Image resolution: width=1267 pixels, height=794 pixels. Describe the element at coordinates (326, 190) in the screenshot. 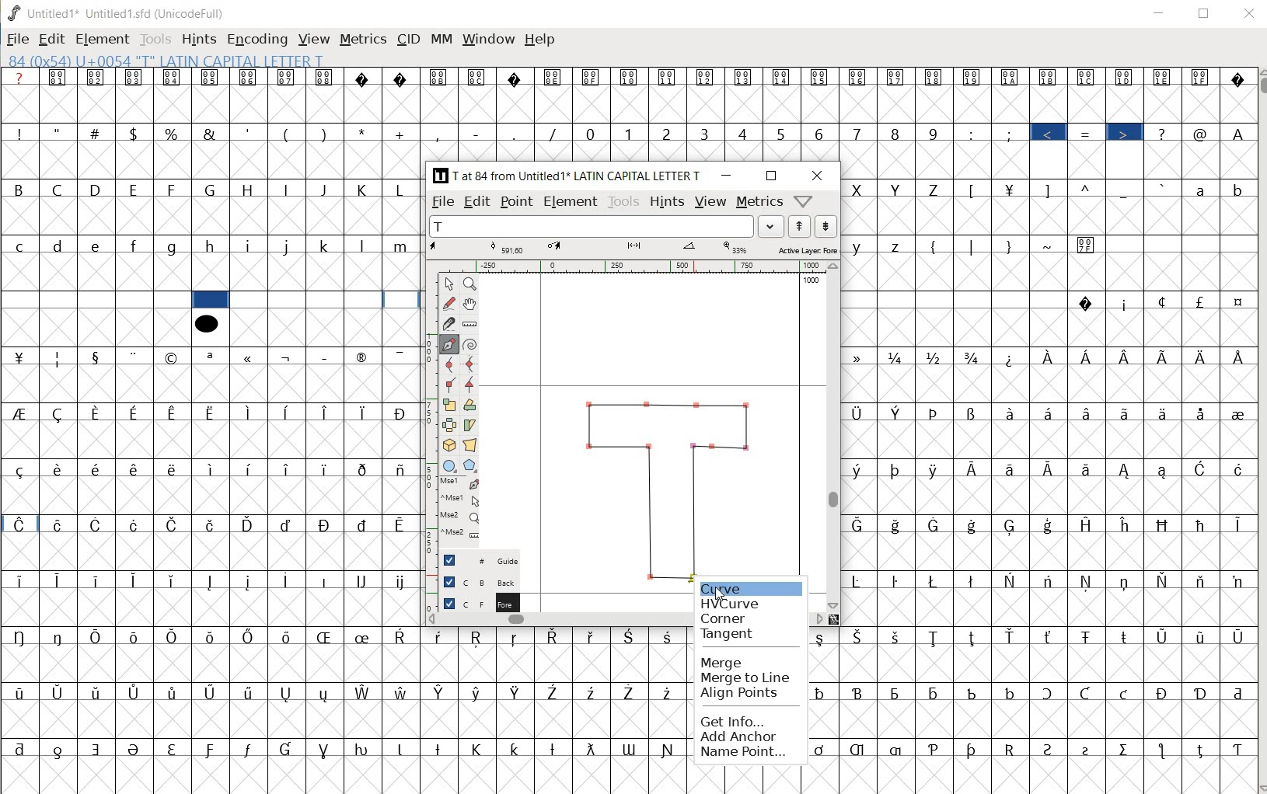

I see `J` at that location.